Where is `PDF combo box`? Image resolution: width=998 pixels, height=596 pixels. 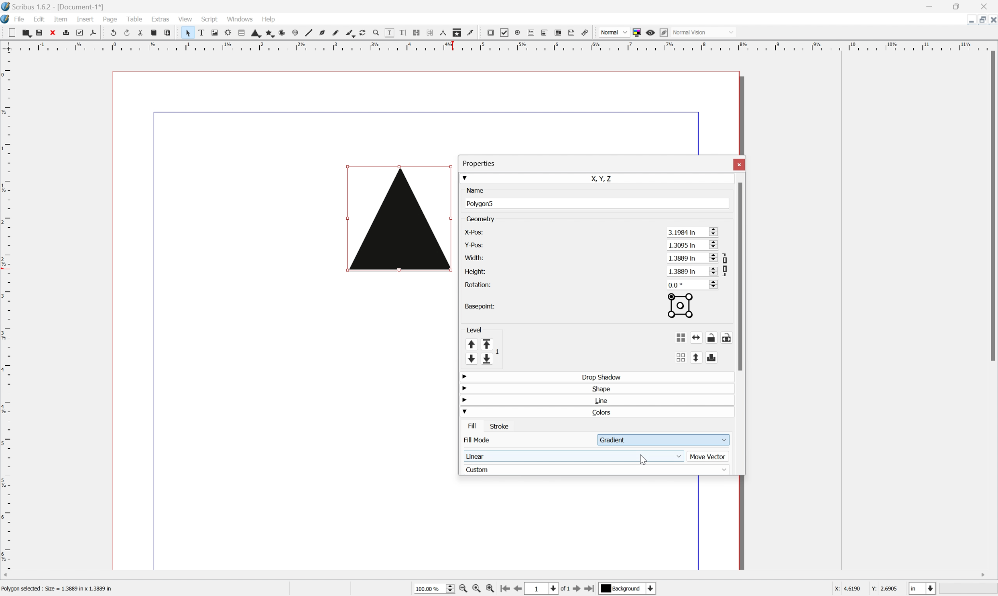 PDF combo box is located at coordinates (545, 33).